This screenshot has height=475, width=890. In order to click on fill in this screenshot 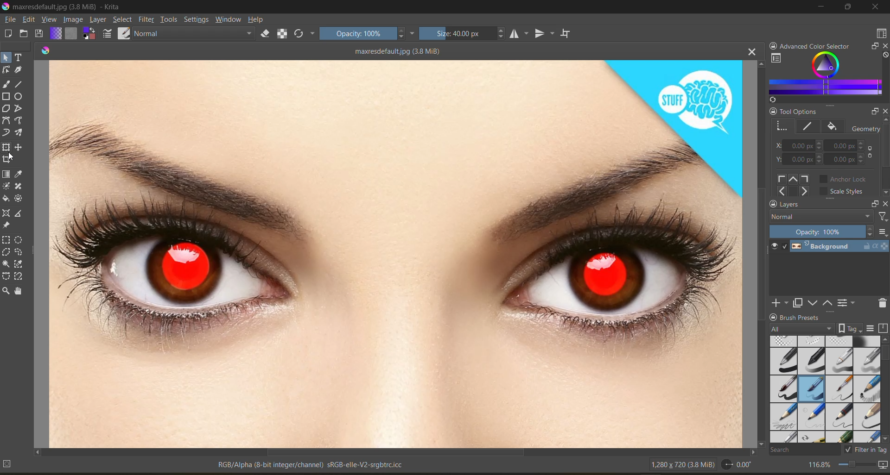, I will do `click(833, 127)`.